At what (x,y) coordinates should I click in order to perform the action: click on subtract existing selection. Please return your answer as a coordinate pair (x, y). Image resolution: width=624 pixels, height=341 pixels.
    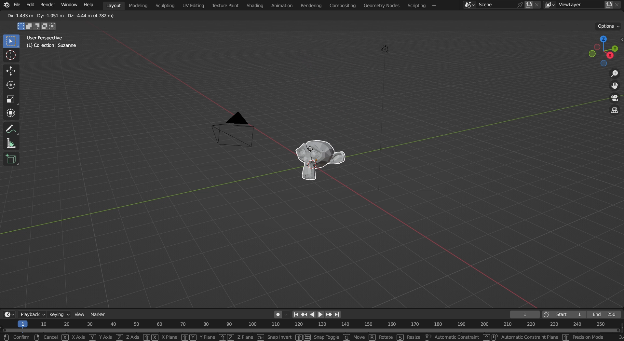
    Looking at the image, I should click on (38, 27).